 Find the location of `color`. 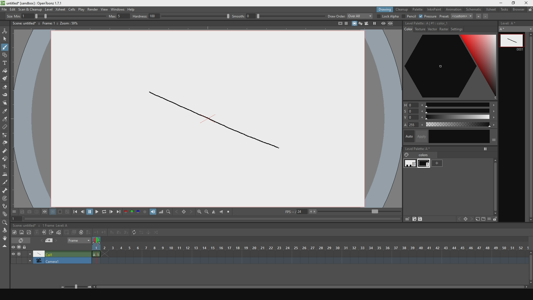

color is located at coordinates (407, 29).